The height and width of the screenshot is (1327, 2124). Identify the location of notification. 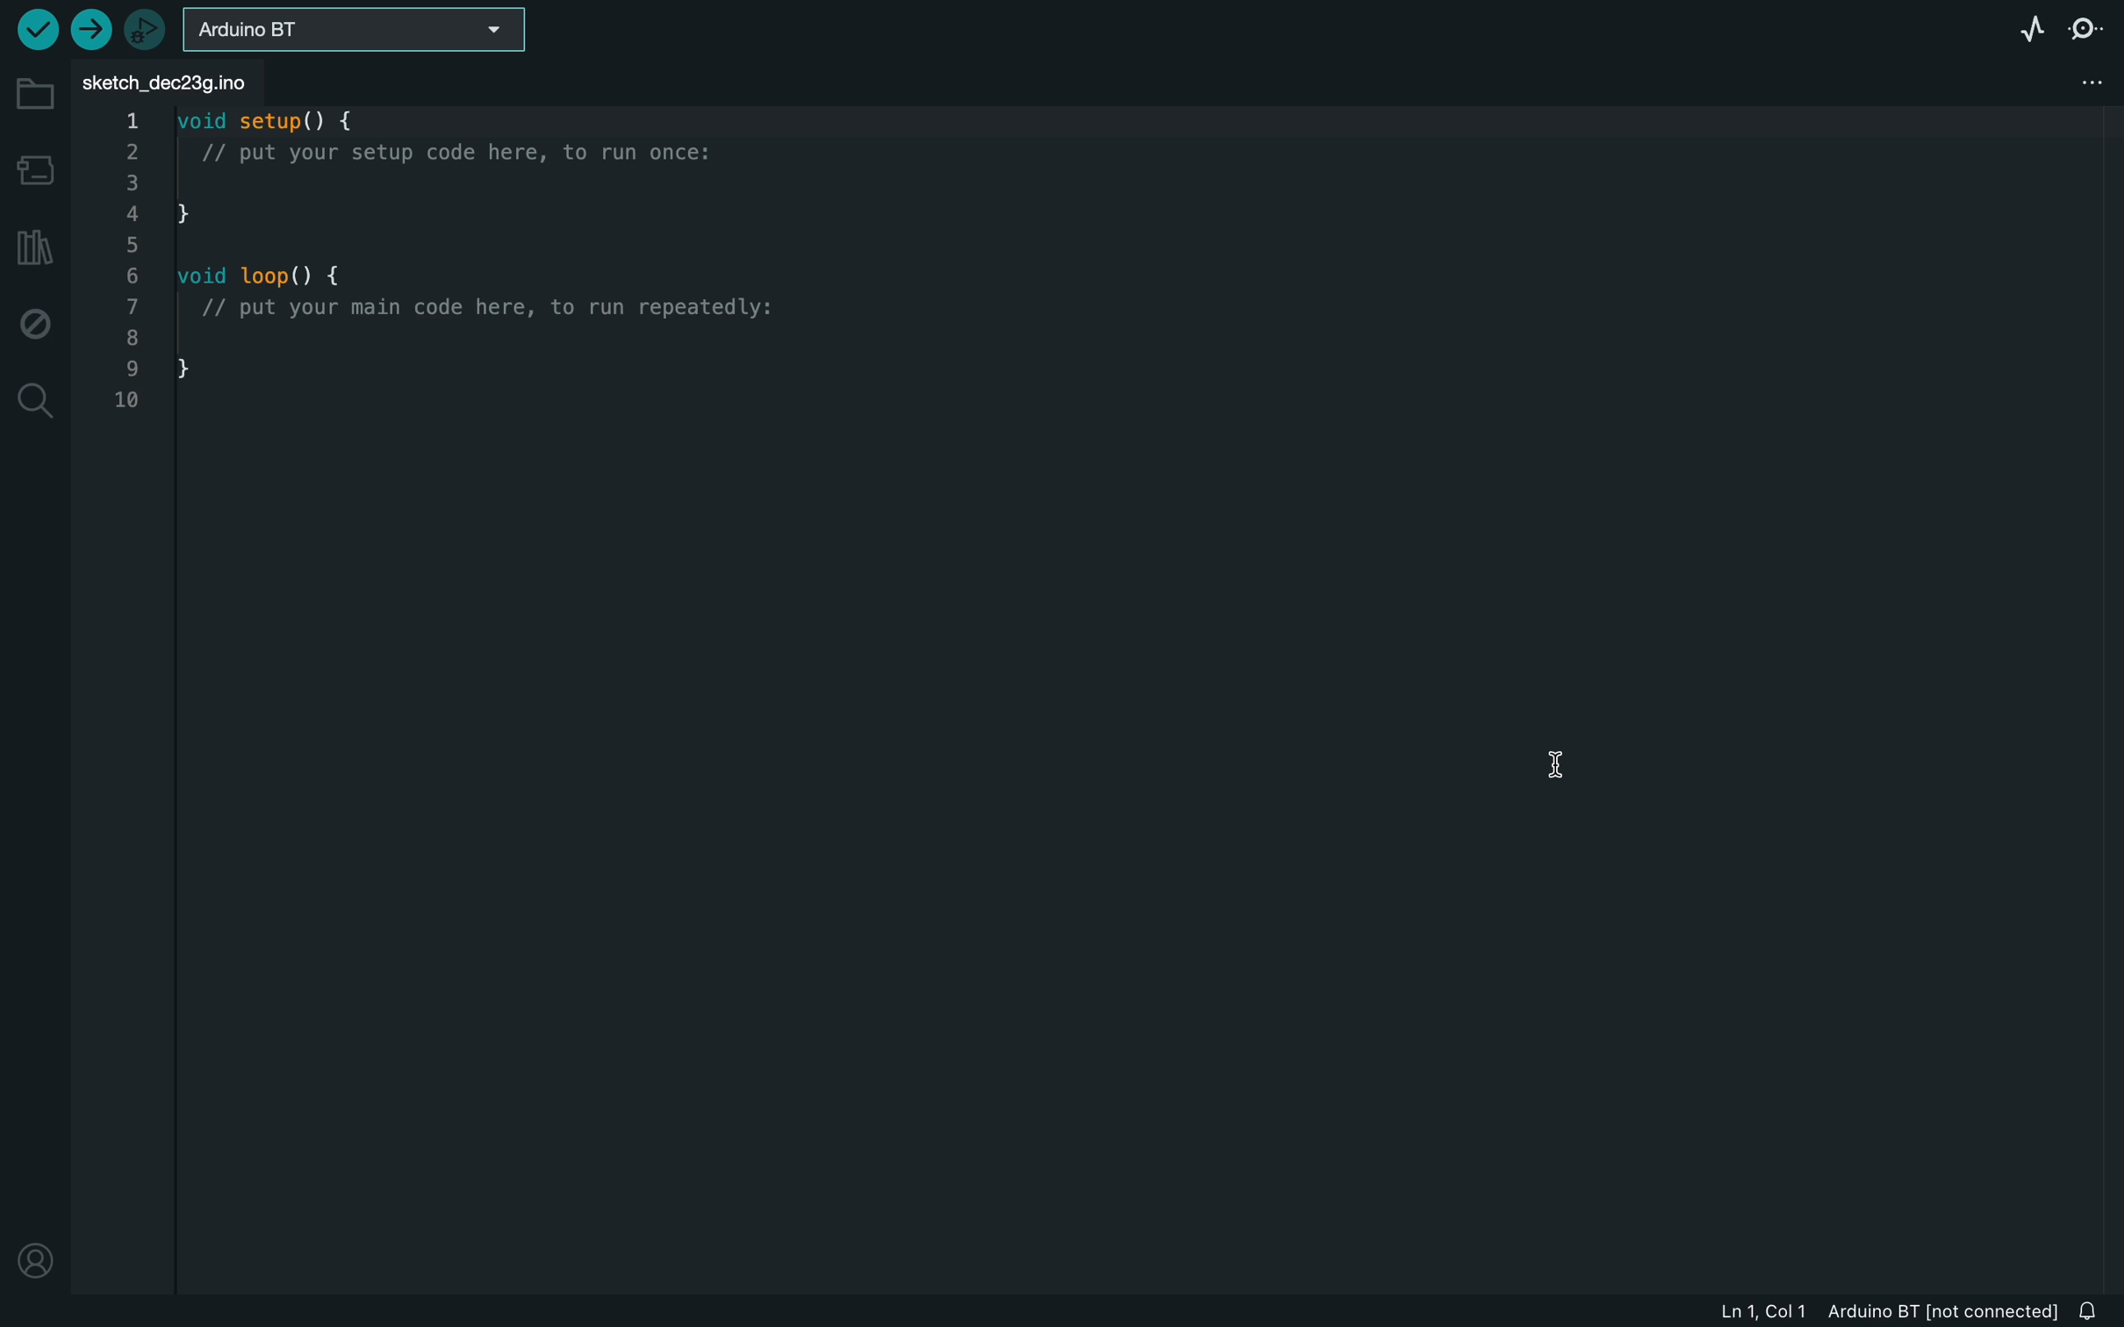
(2092, 1310).